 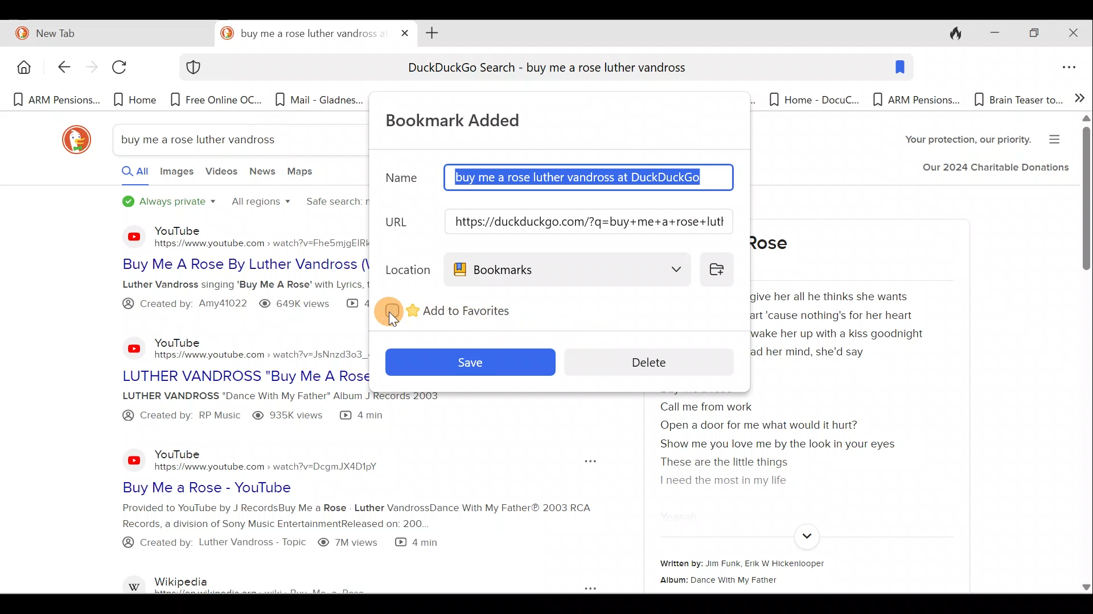 I want to click on New Tab, so click(x=105, y=31).